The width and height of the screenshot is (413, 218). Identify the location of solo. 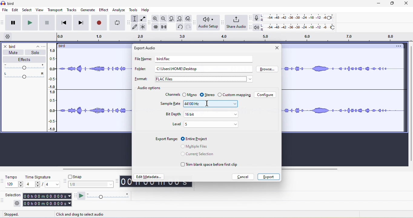
(35, 53).